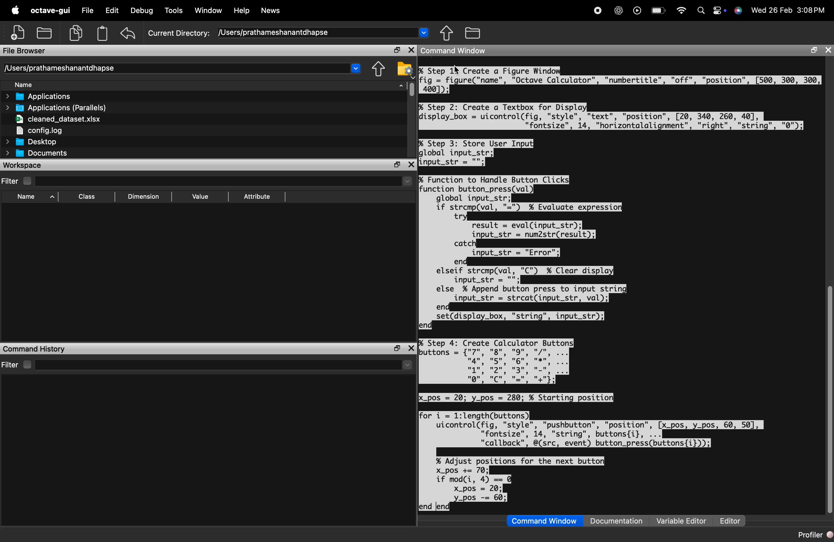  Describe the element at coordinates (225, 181) in the screenshot. I see `search here` at that location.